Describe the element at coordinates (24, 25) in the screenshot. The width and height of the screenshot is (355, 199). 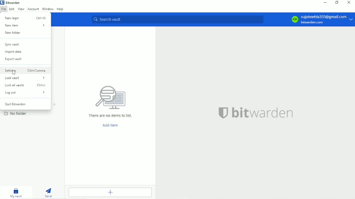
I see `New item` at that location.